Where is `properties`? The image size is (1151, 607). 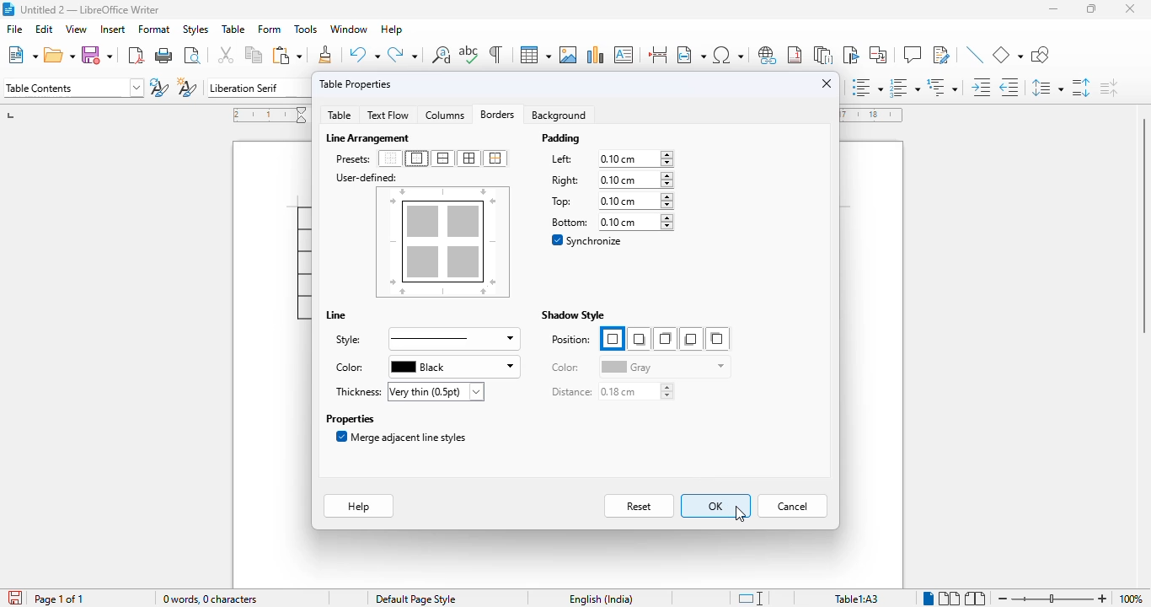
properties is located at coordinates (350, 418).